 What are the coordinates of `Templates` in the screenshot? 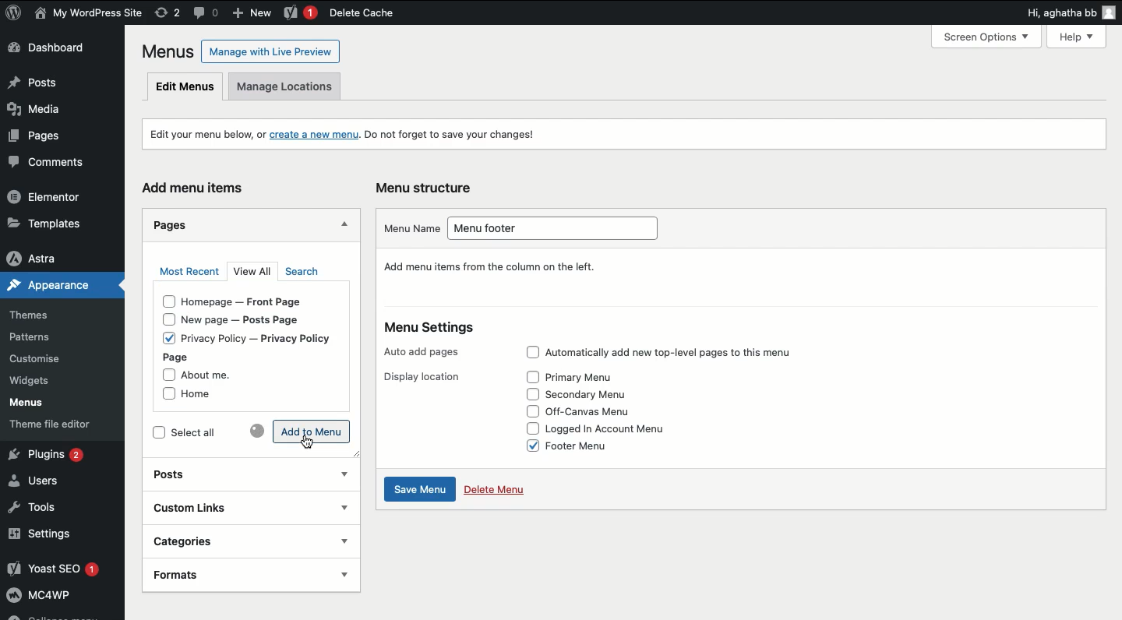 It's located at (55, 221).